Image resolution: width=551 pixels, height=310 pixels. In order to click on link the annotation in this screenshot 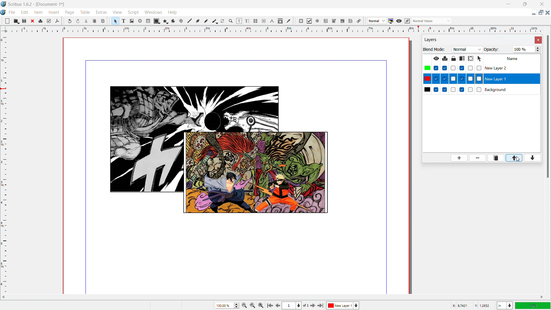, I will do `click(359, 21)`.